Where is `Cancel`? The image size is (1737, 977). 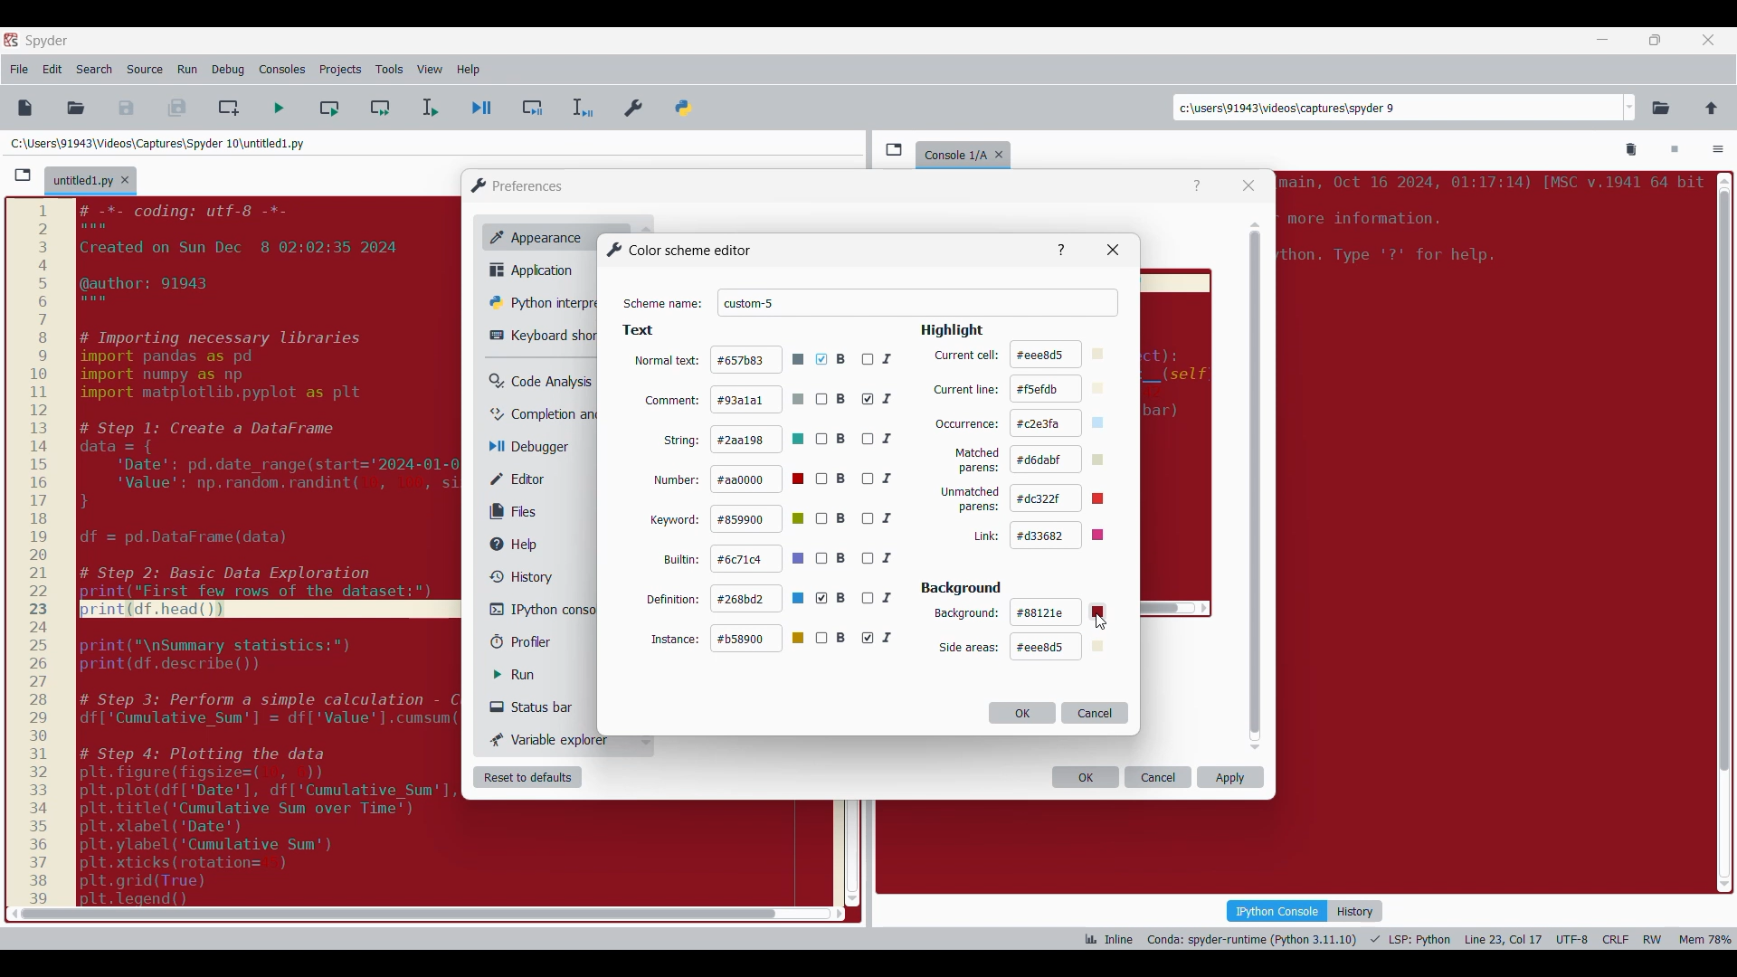
Cancel is located at coordinates (1096, 712).